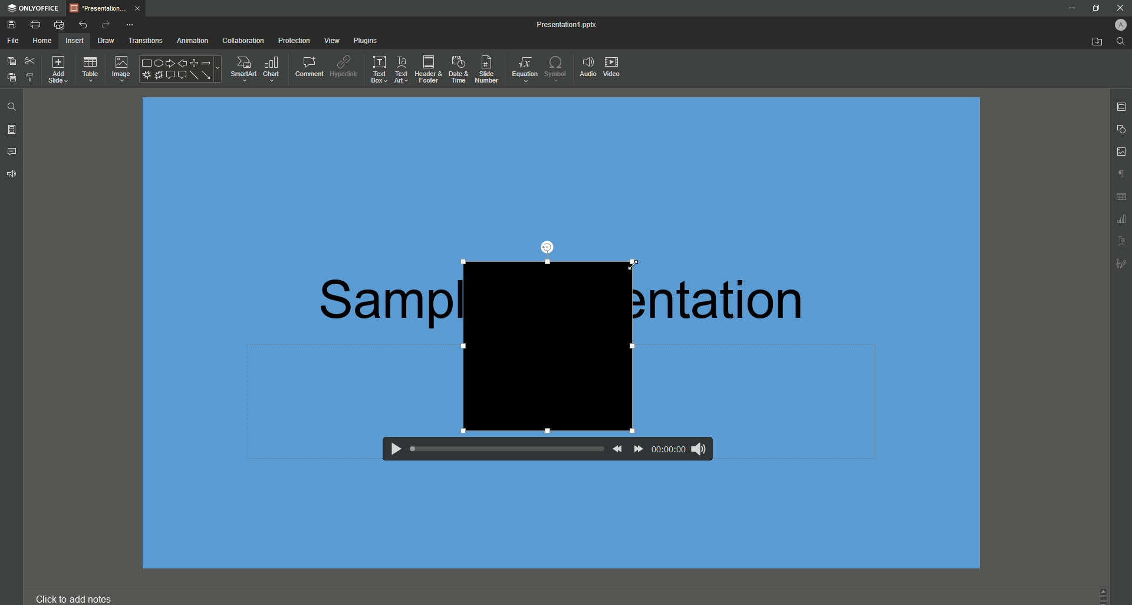 The width and height of the screenshot is (1132, 605). I want to click on Close, so click(1121, 9).